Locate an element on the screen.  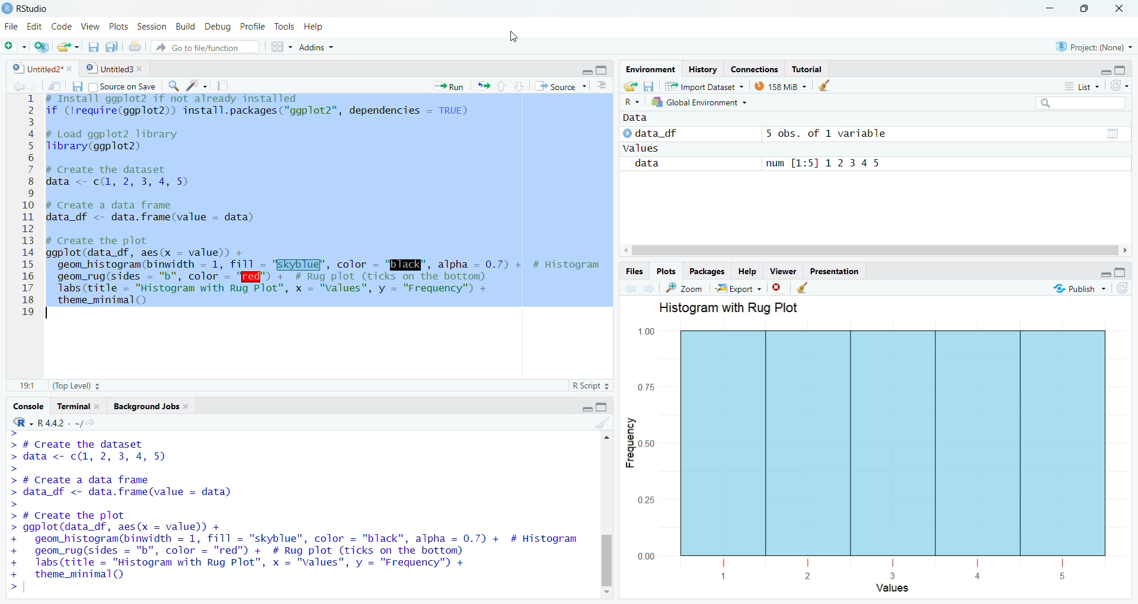
Debug is located at coordinates (219, 25).